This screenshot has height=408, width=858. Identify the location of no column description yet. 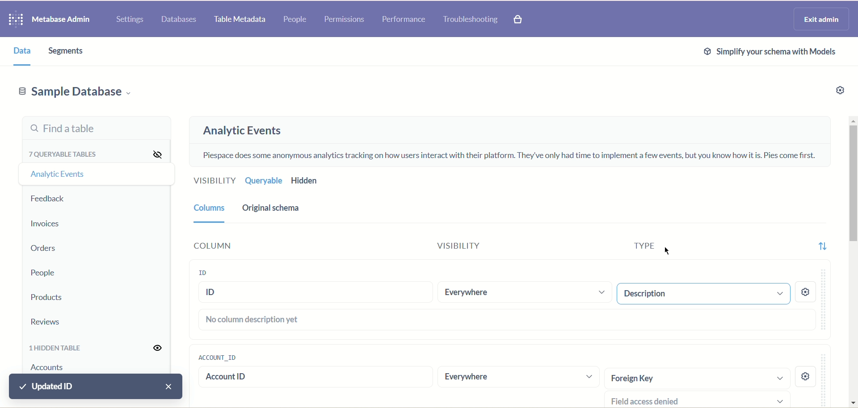
(505, 320).